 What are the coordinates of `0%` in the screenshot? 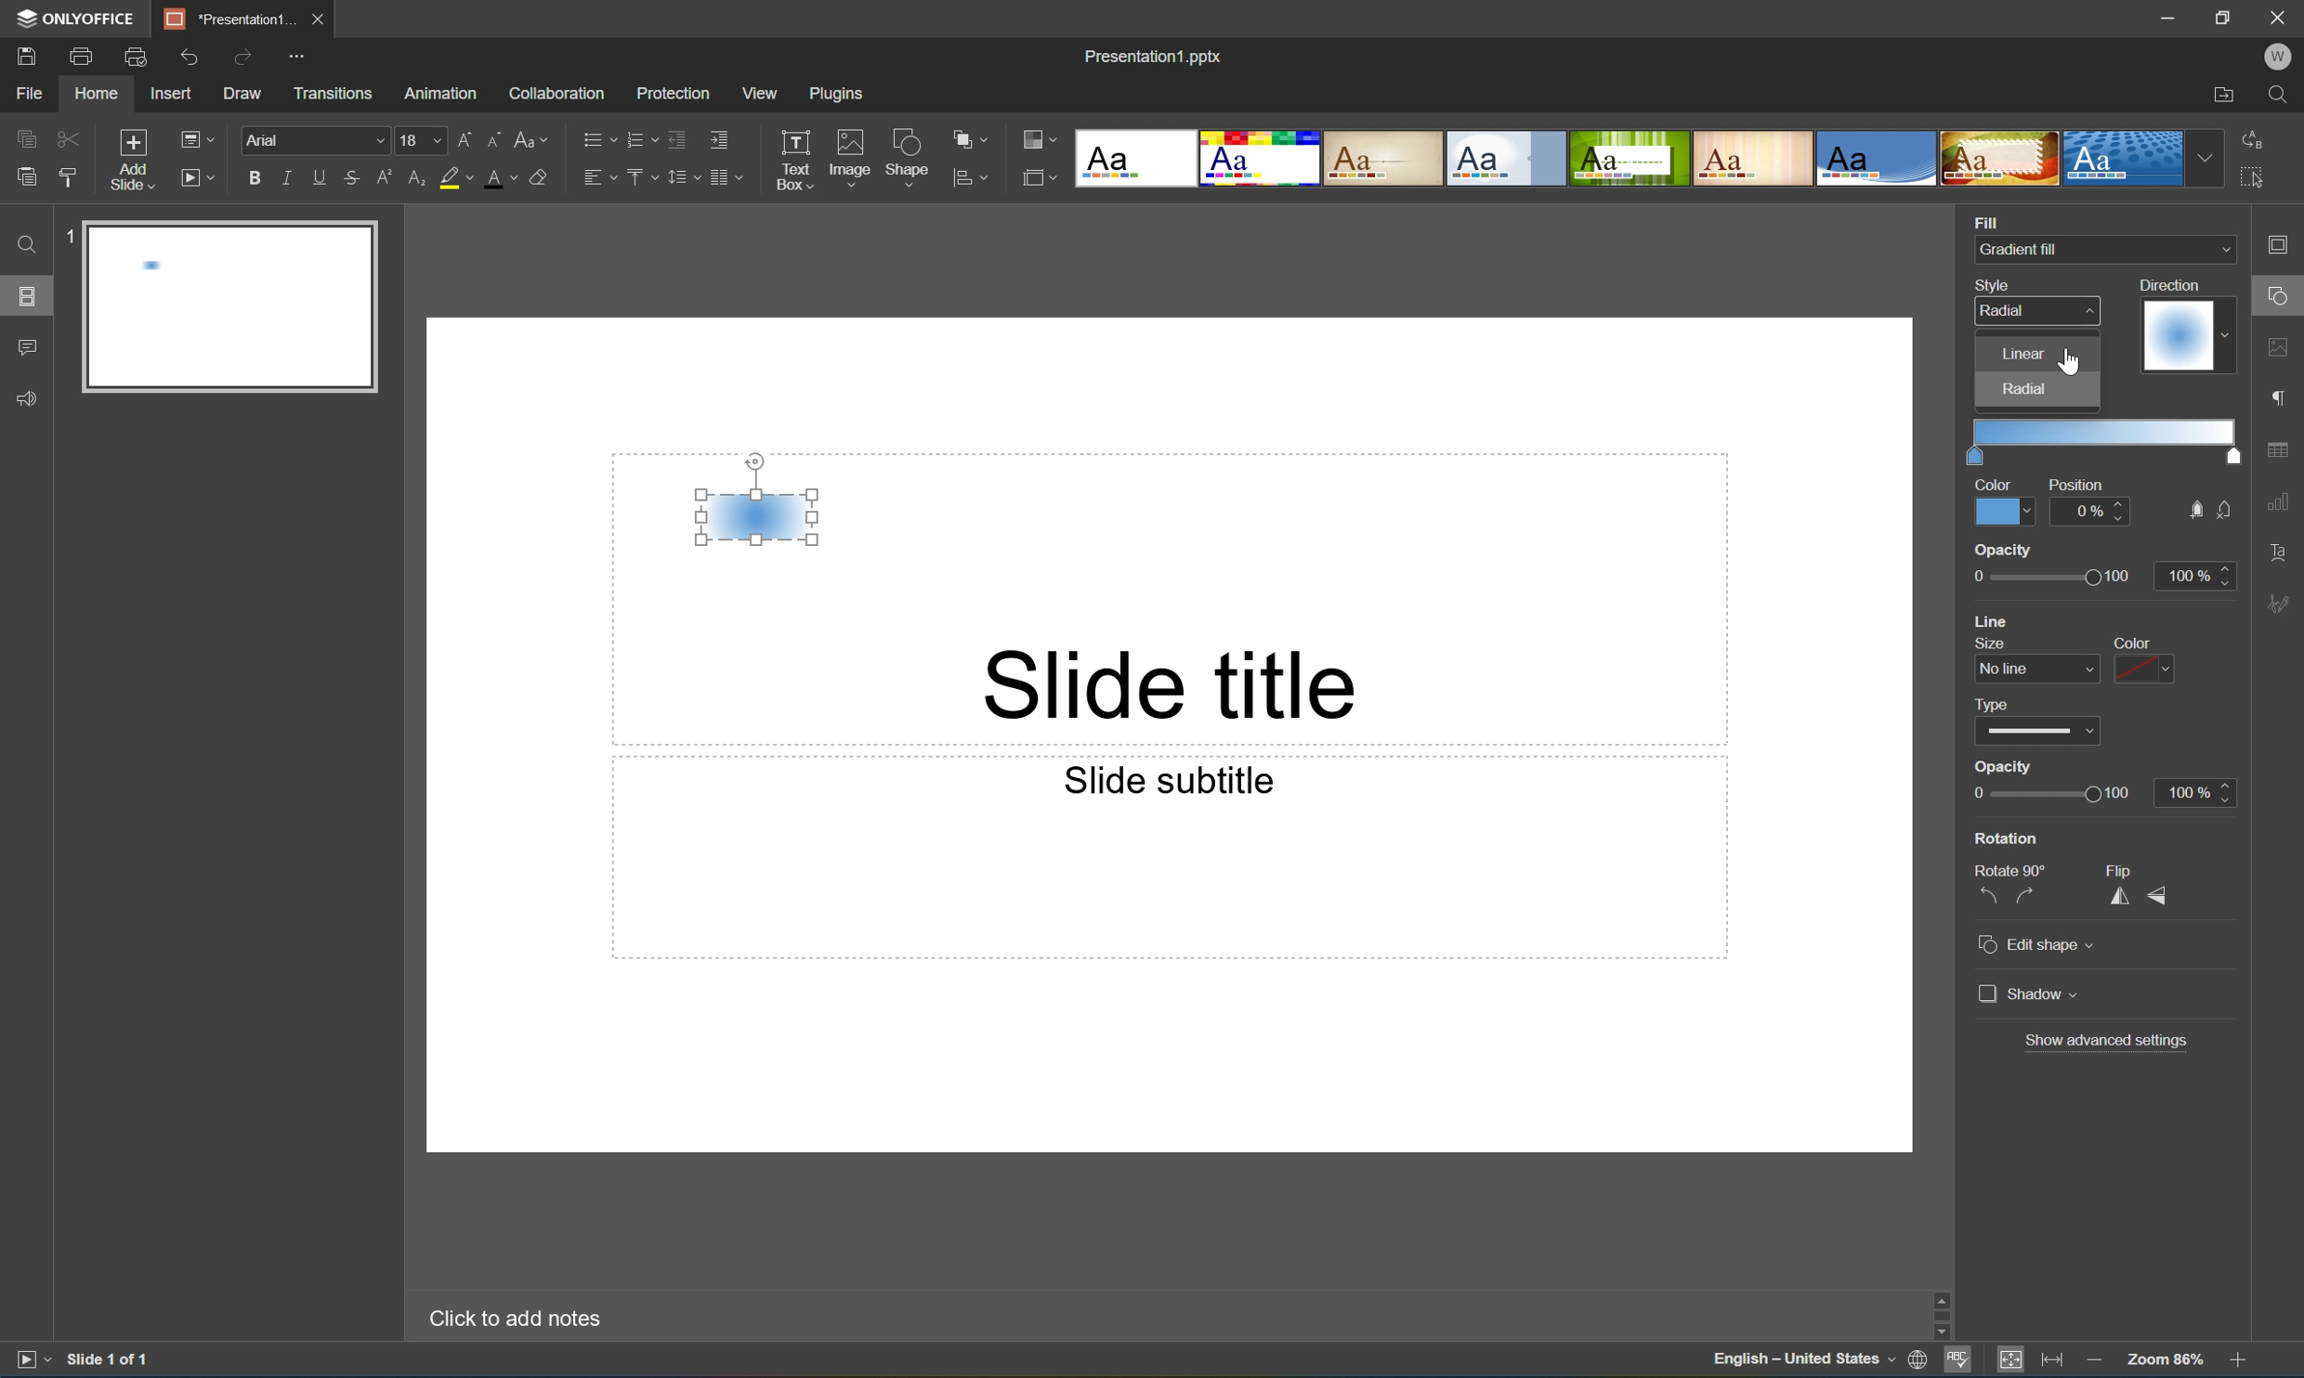 It's located at (2092, 511).